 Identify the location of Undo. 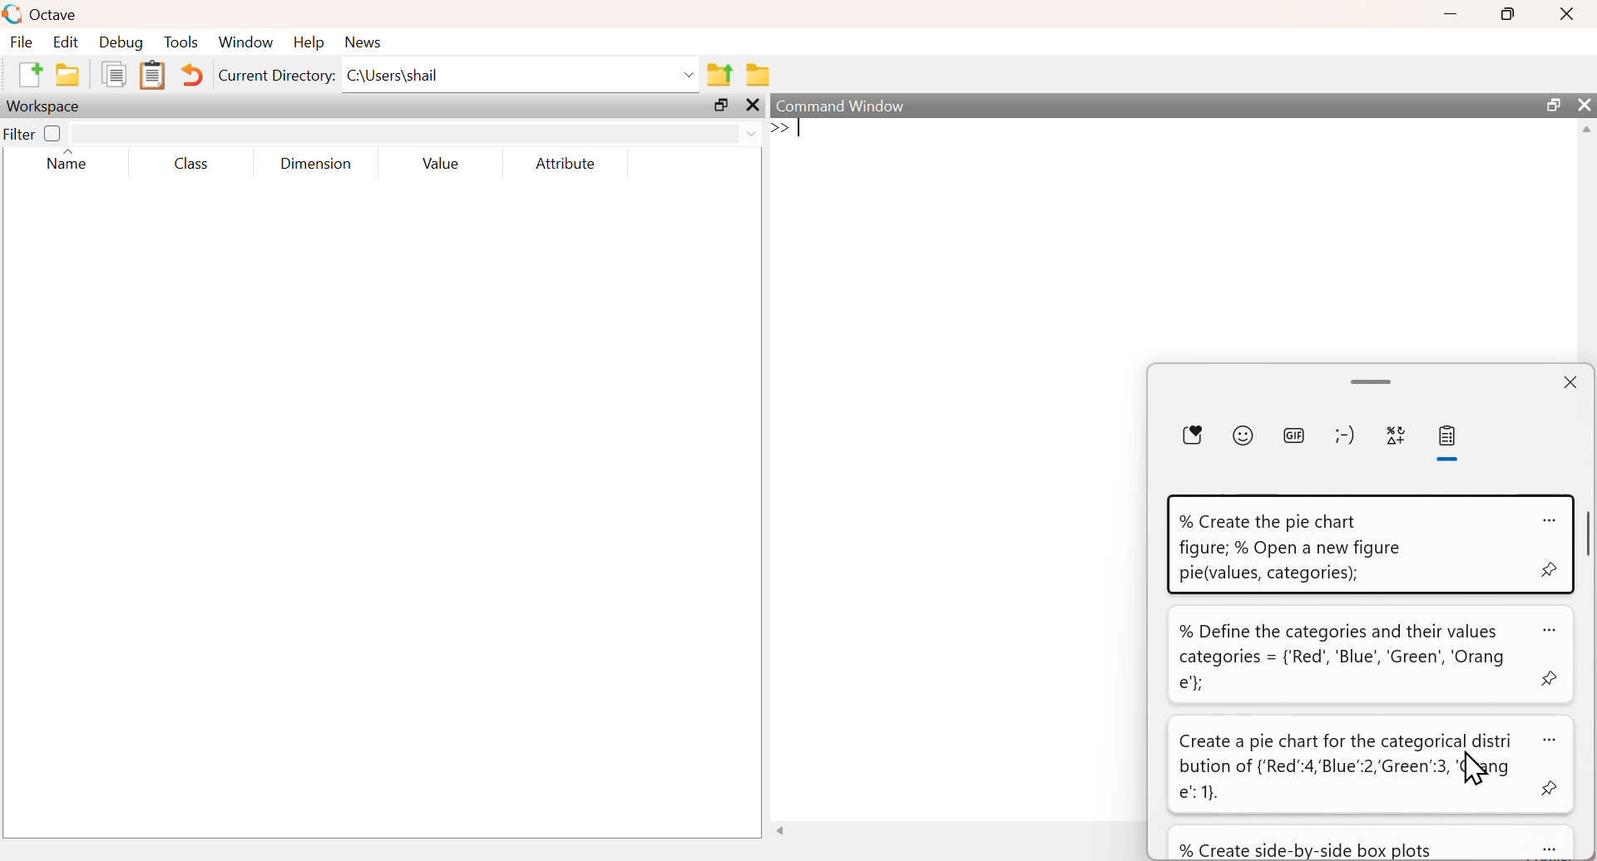
(193, 74).